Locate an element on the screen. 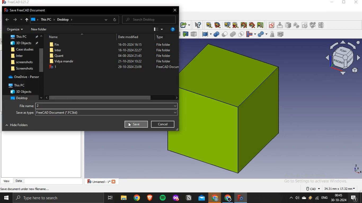  outlook is located at coordinates (202, 198).